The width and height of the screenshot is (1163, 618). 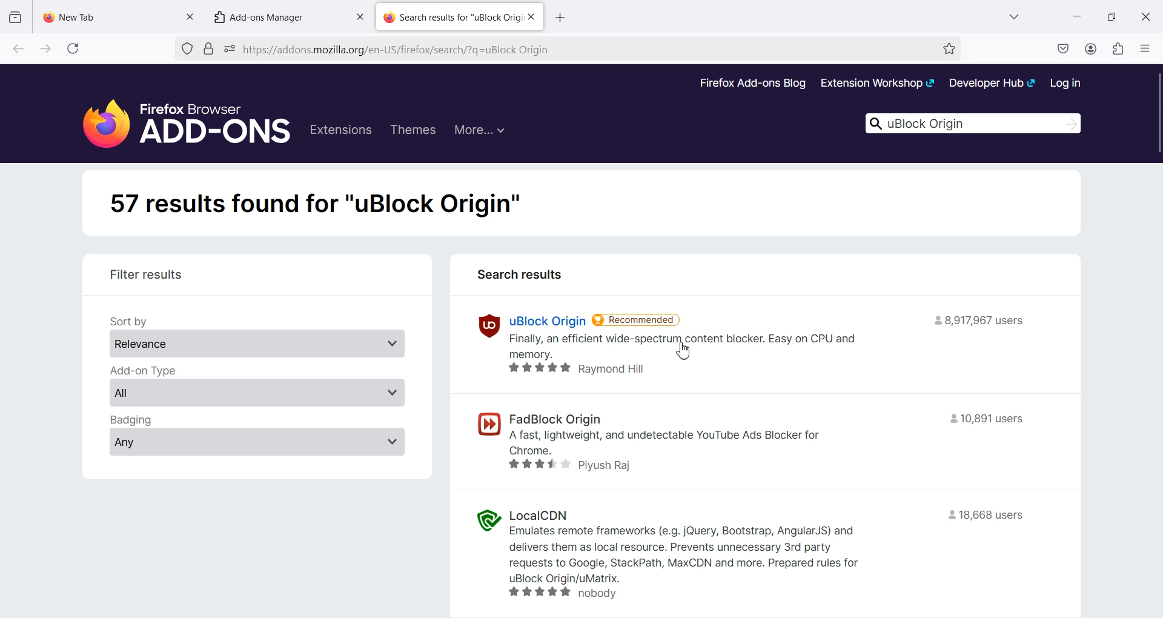 What do you see at coordinates (342, 131) in the screenshot?
I see `Extensions` at bounding box center [342, 131].